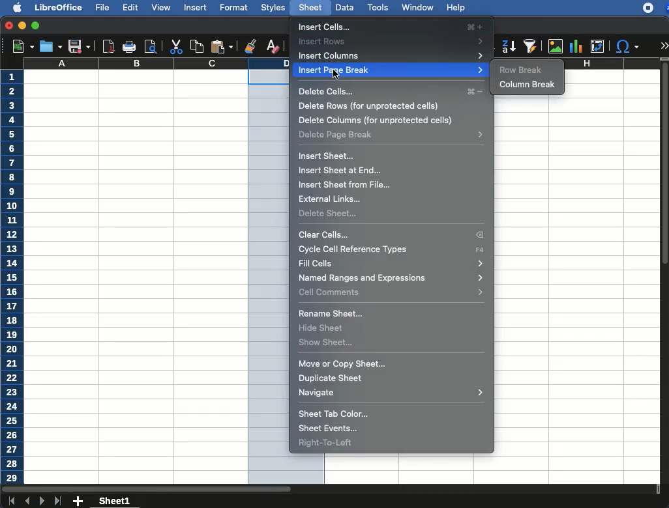 This screenshot has height=508, width=669. I want to click on apple, so click(13, 8).